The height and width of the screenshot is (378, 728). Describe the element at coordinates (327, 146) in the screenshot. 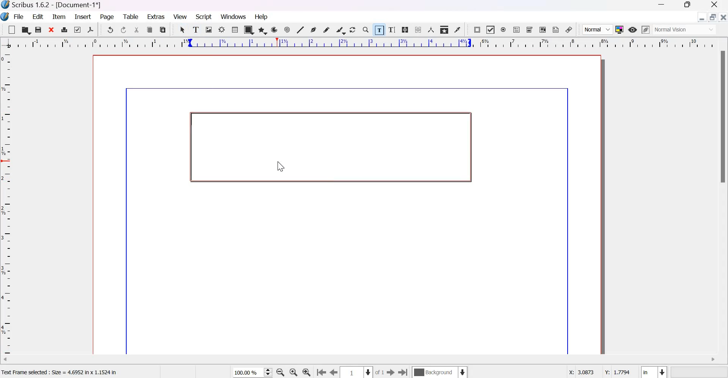

I see `text frame` at that location.